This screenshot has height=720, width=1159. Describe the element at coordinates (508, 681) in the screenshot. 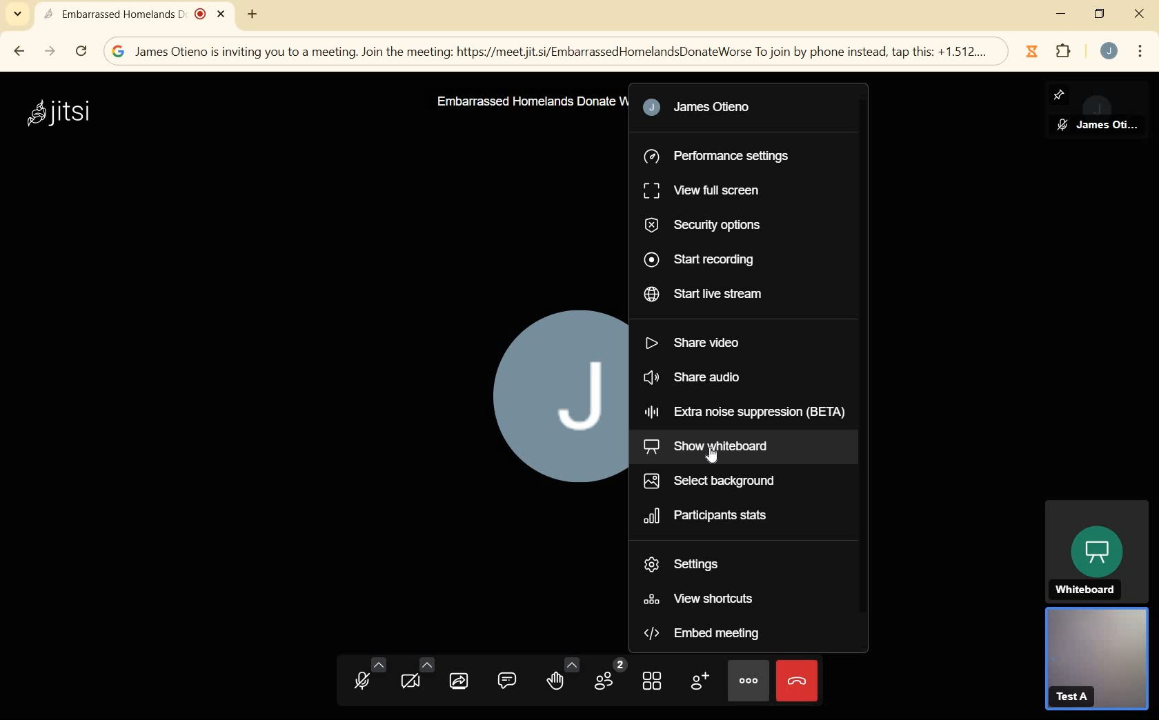

I see `open chat` at that location.